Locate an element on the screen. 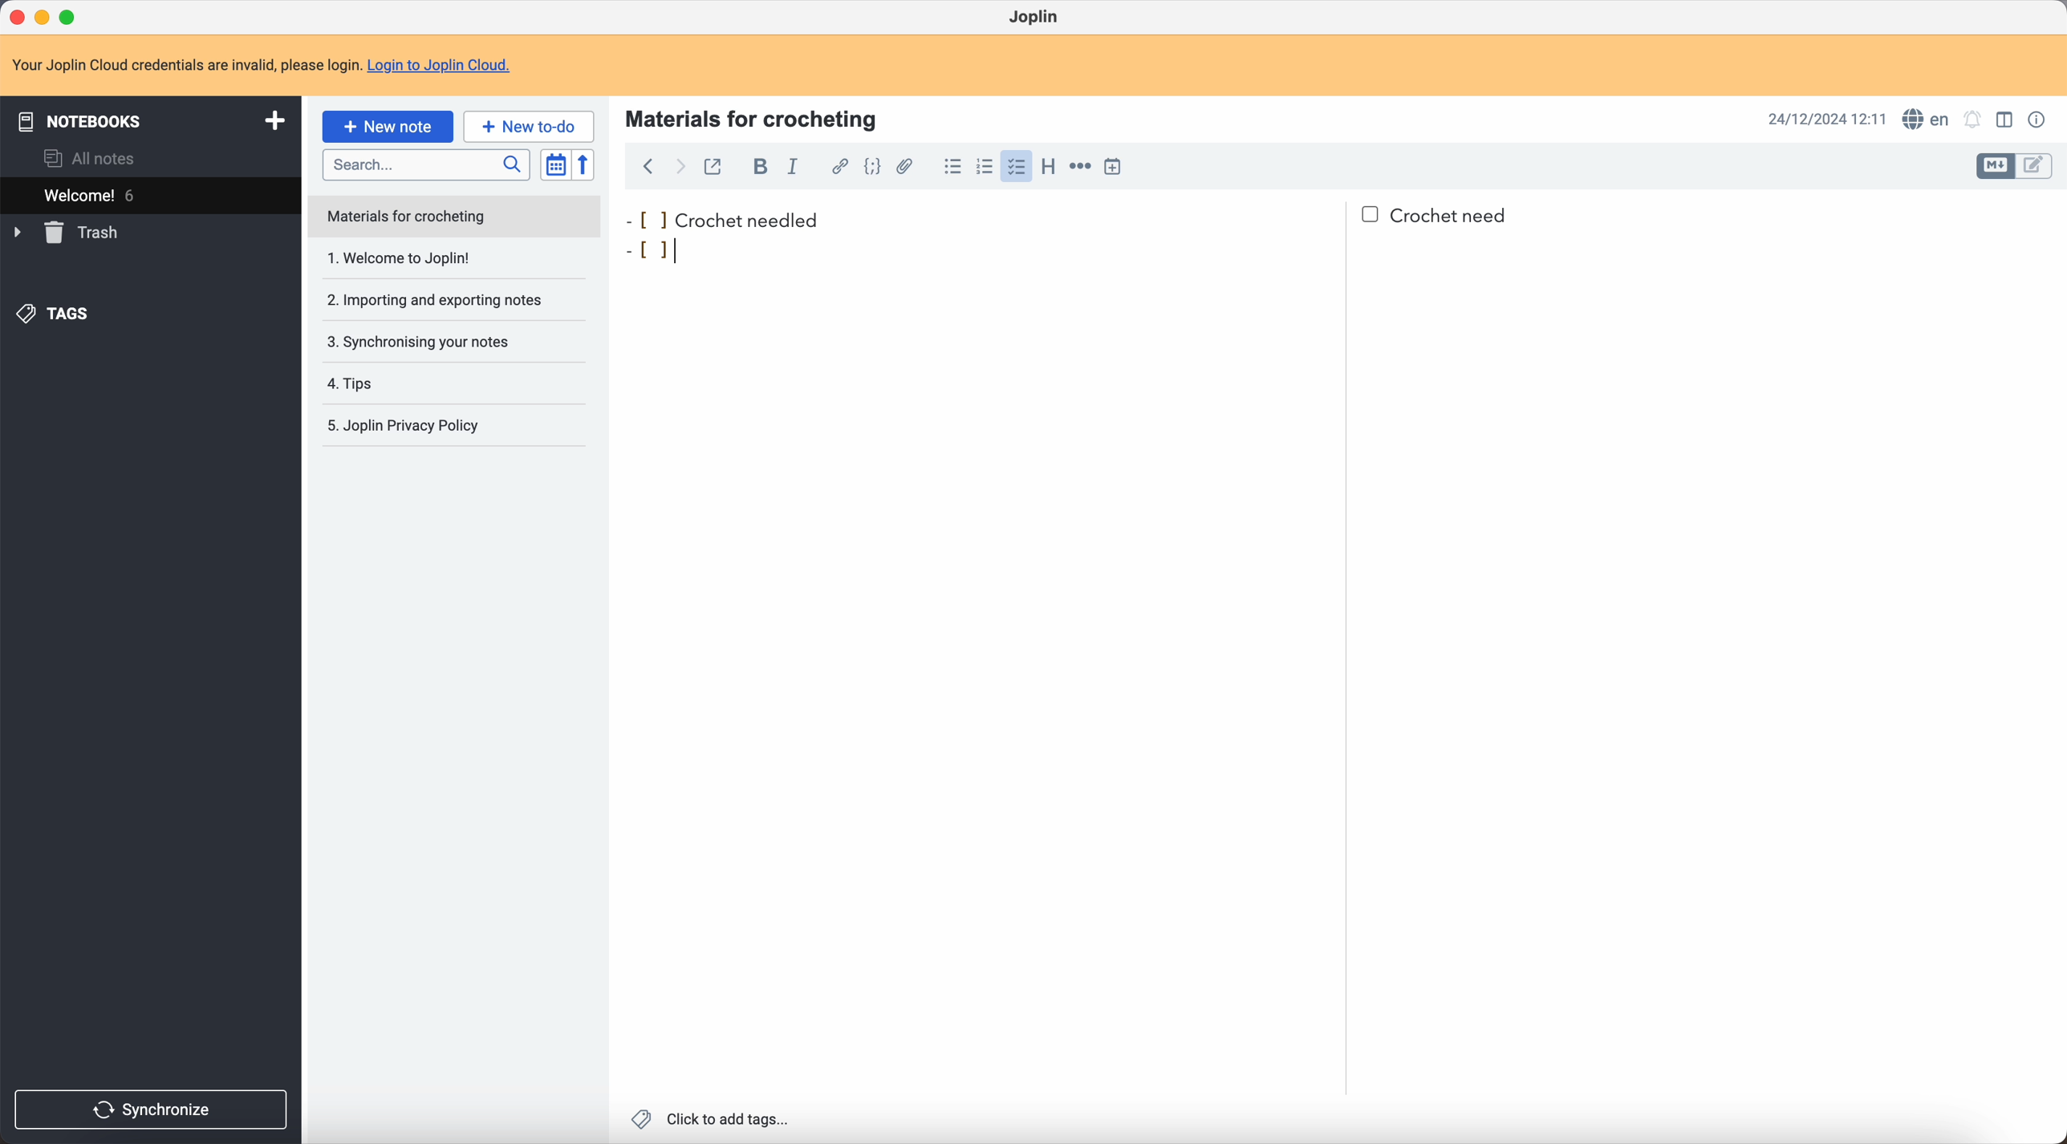  tags is located at coordinates (57, 315).